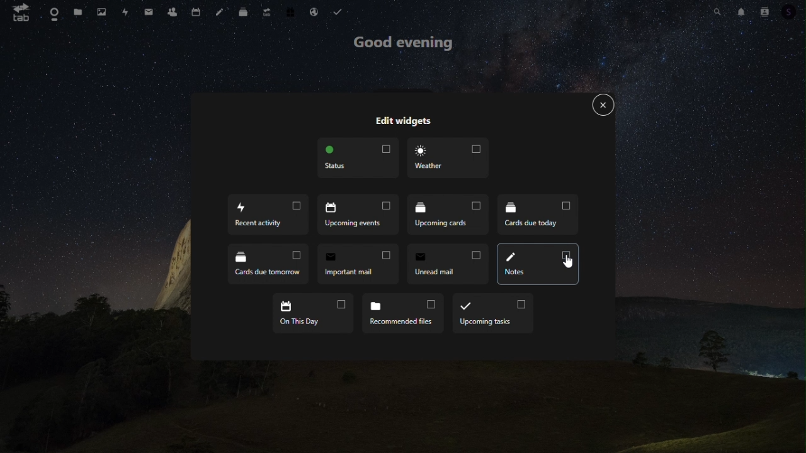  I want to click on free trial , so click(292, 13).